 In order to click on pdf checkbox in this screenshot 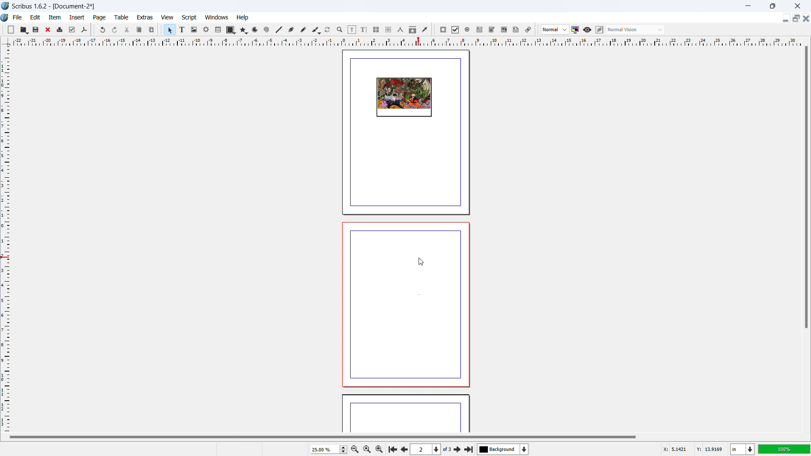, I will do `click(455, 30)`.